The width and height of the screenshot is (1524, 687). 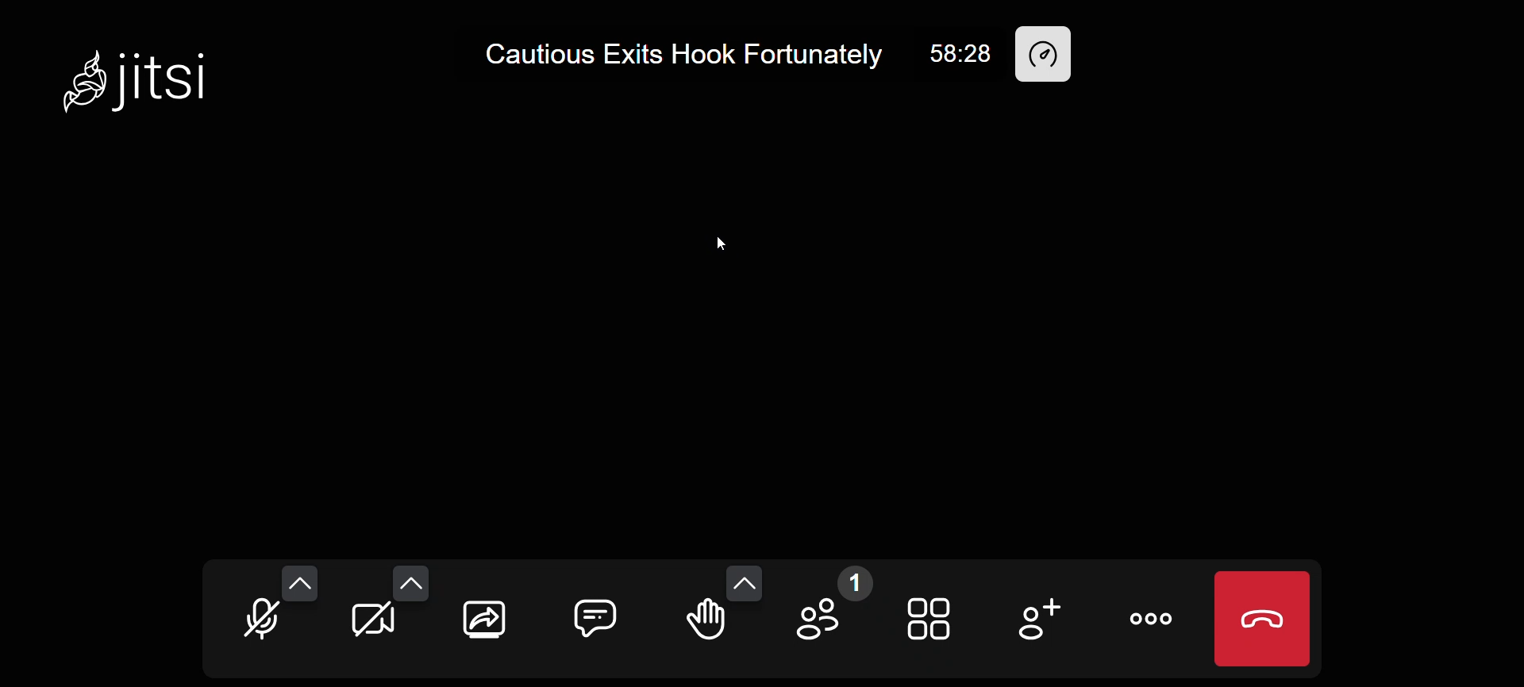 I want to click on more camera option, so click(x=409, y=582).